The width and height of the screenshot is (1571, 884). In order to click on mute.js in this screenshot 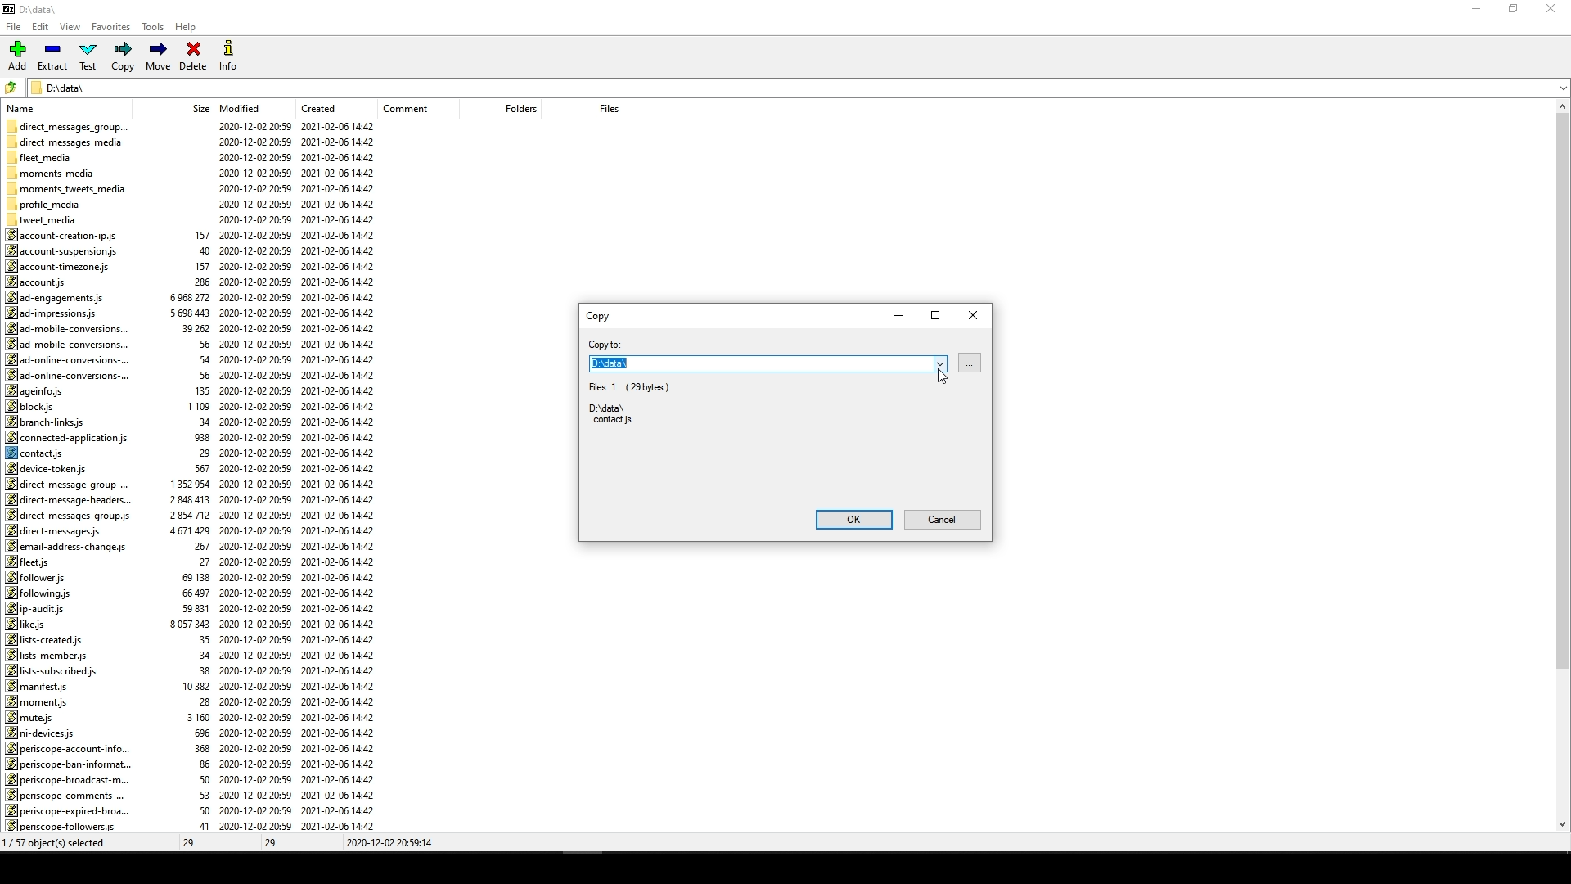, I will do `click(30, 716)`.